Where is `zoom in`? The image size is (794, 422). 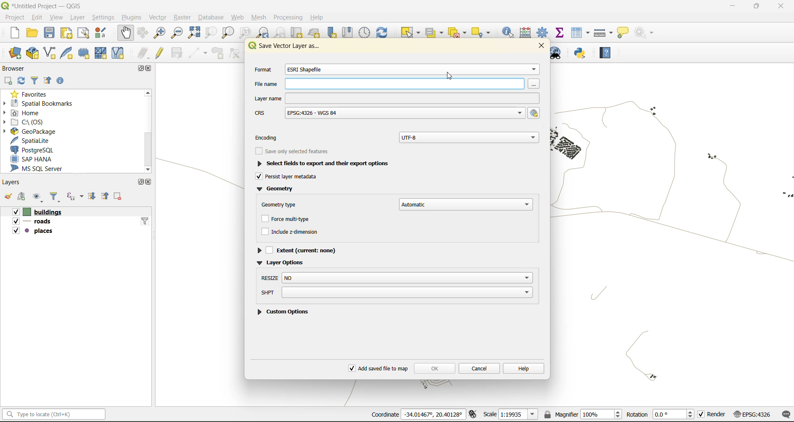
zoom in is located at coordinates (159, 34).